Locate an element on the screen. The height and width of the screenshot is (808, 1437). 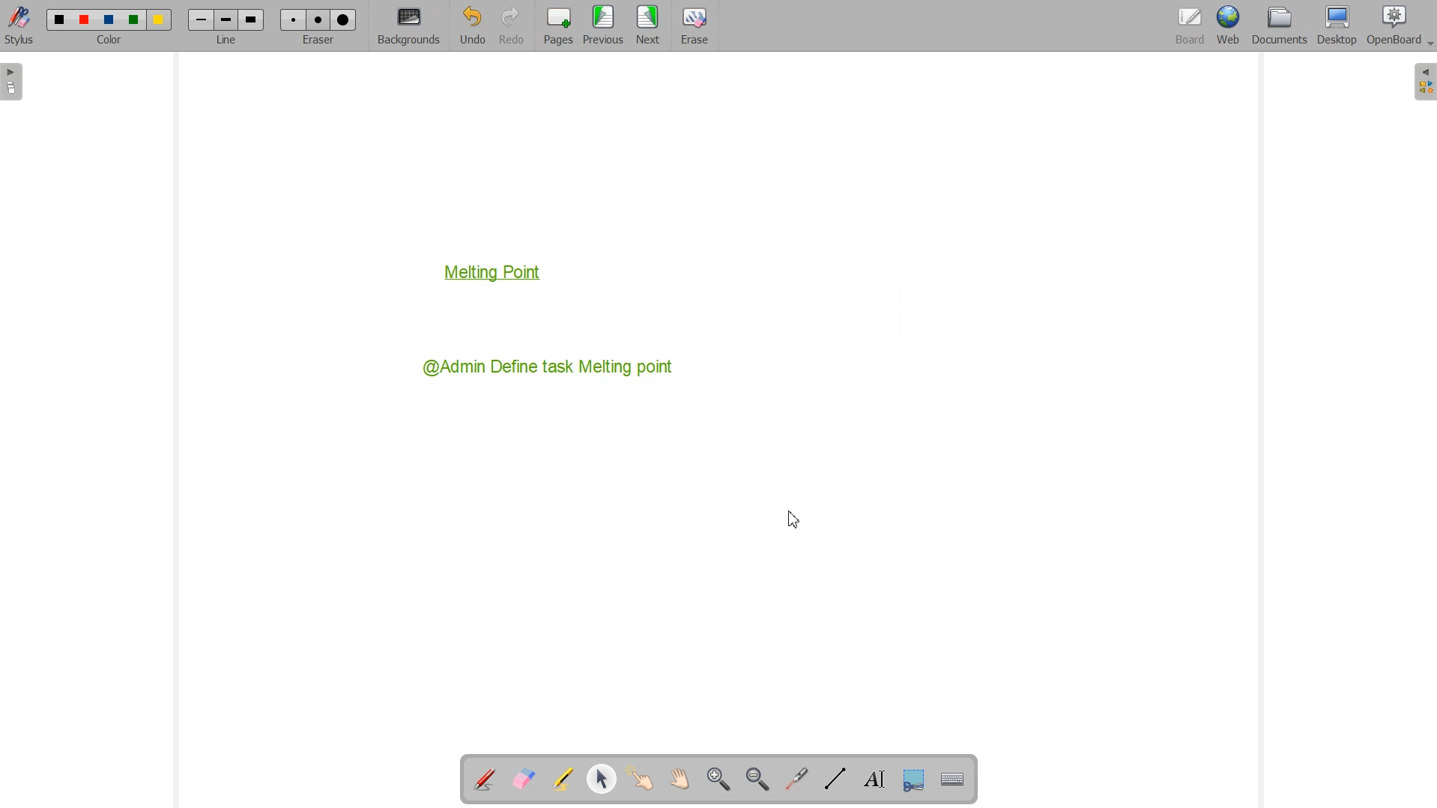
Write text is located at coordinates (871, 777).